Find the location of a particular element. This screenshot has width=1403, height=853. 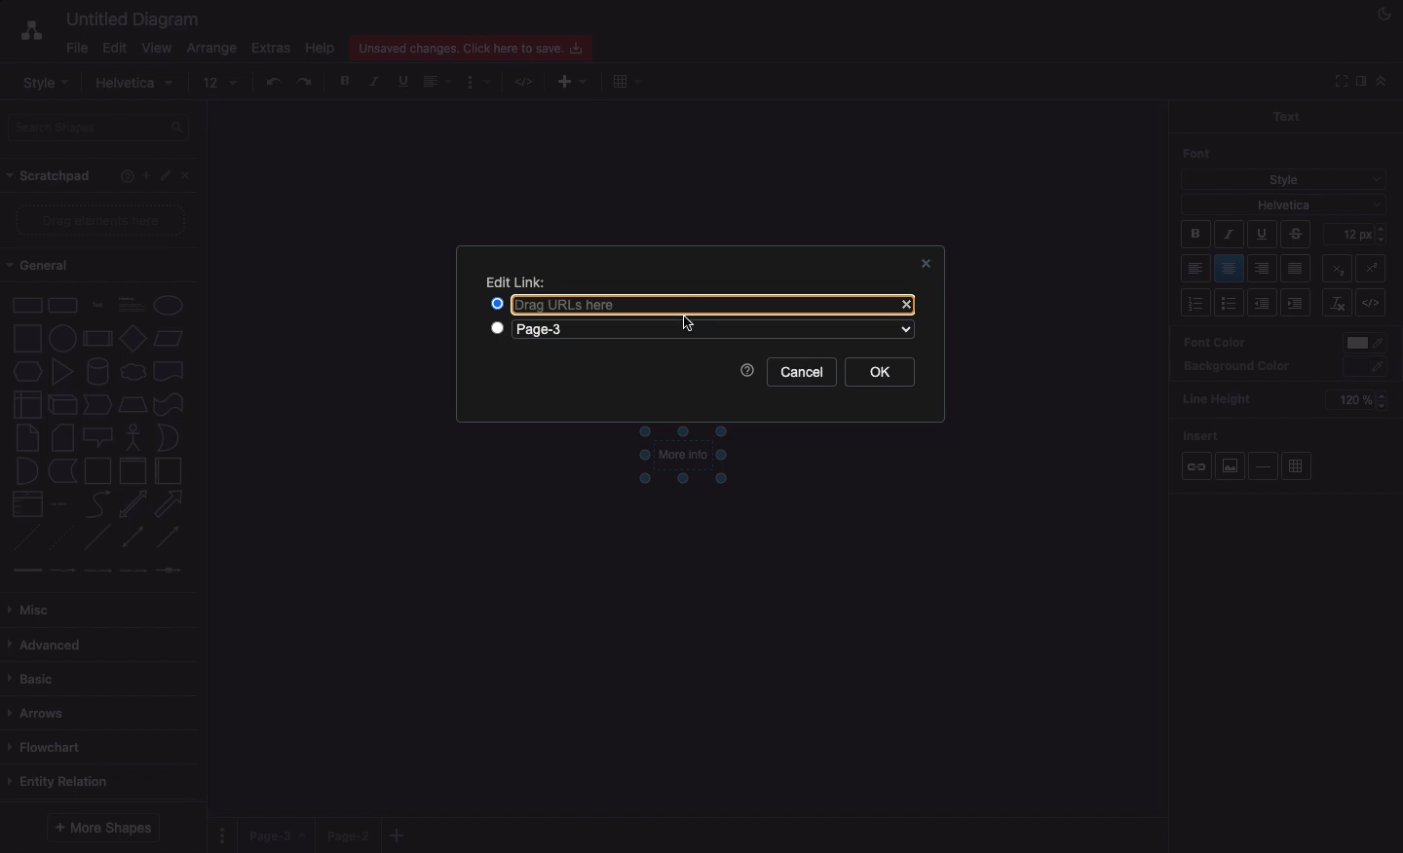

Insert is located at coordinates (1202, 432).